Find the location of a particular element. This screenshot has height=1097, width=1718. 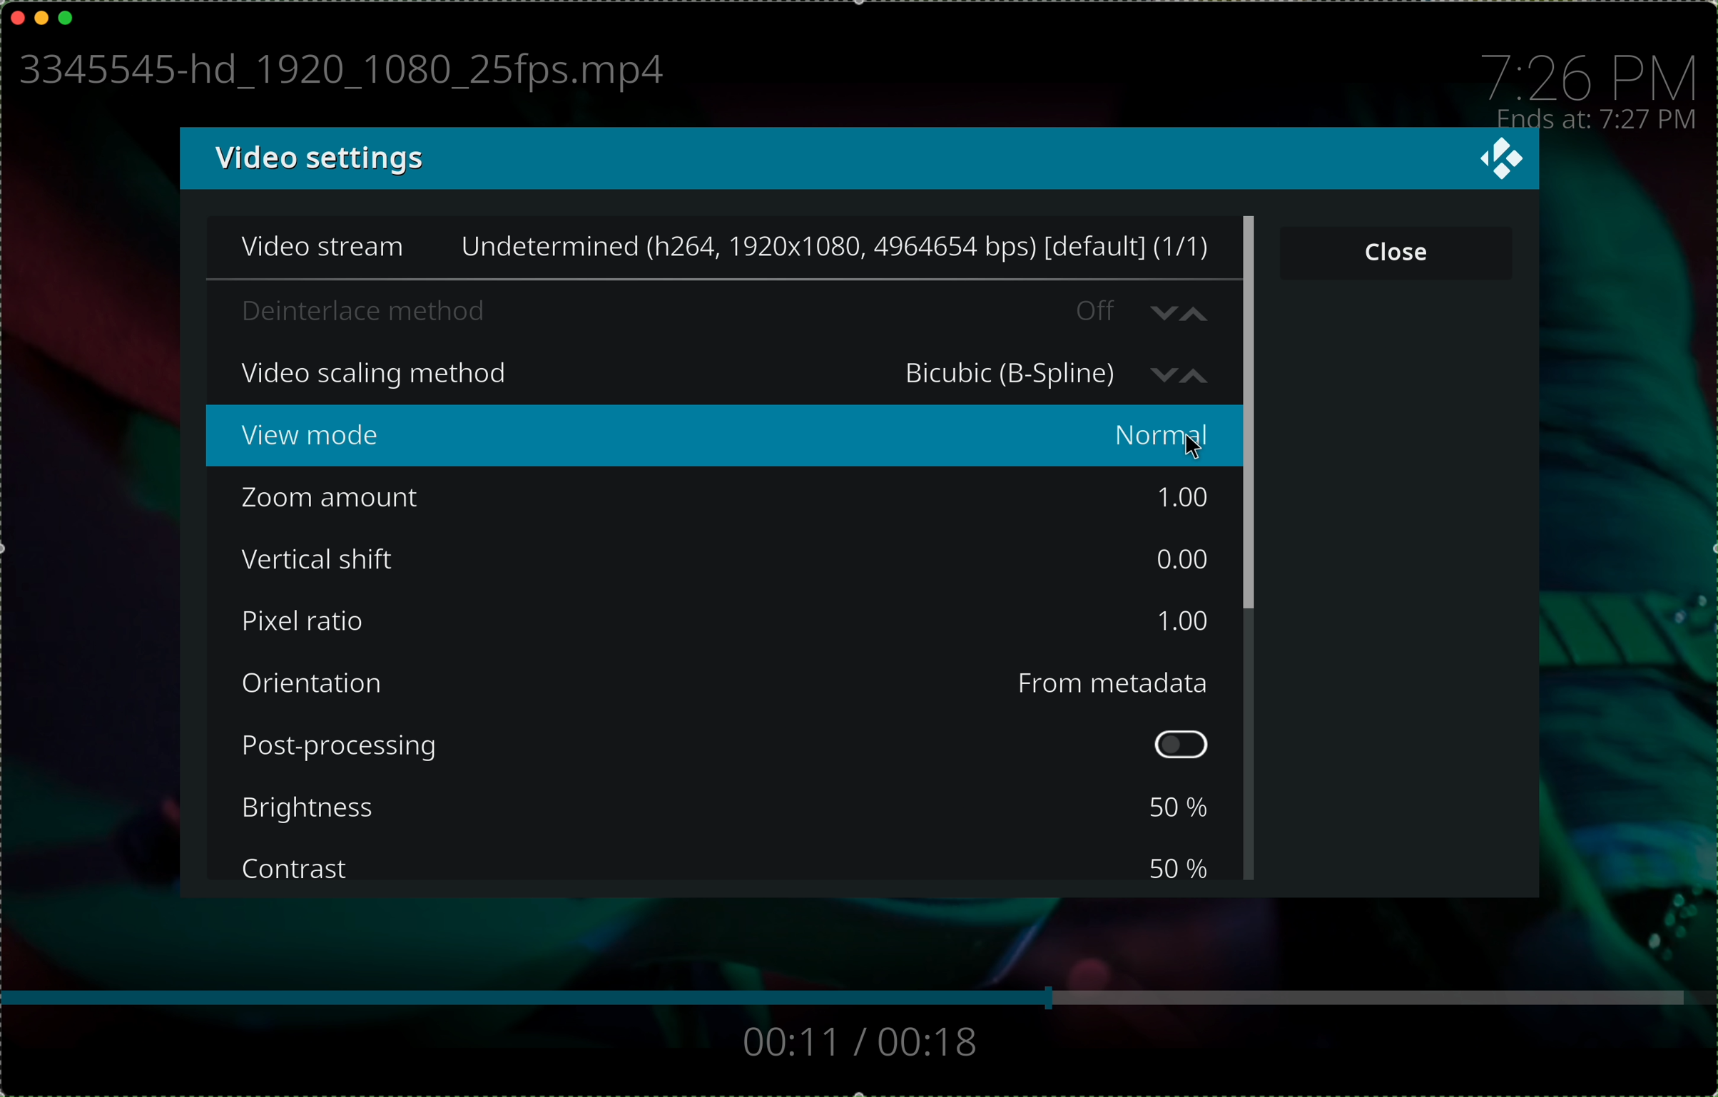

video settings is located at coordinates (315, 158).